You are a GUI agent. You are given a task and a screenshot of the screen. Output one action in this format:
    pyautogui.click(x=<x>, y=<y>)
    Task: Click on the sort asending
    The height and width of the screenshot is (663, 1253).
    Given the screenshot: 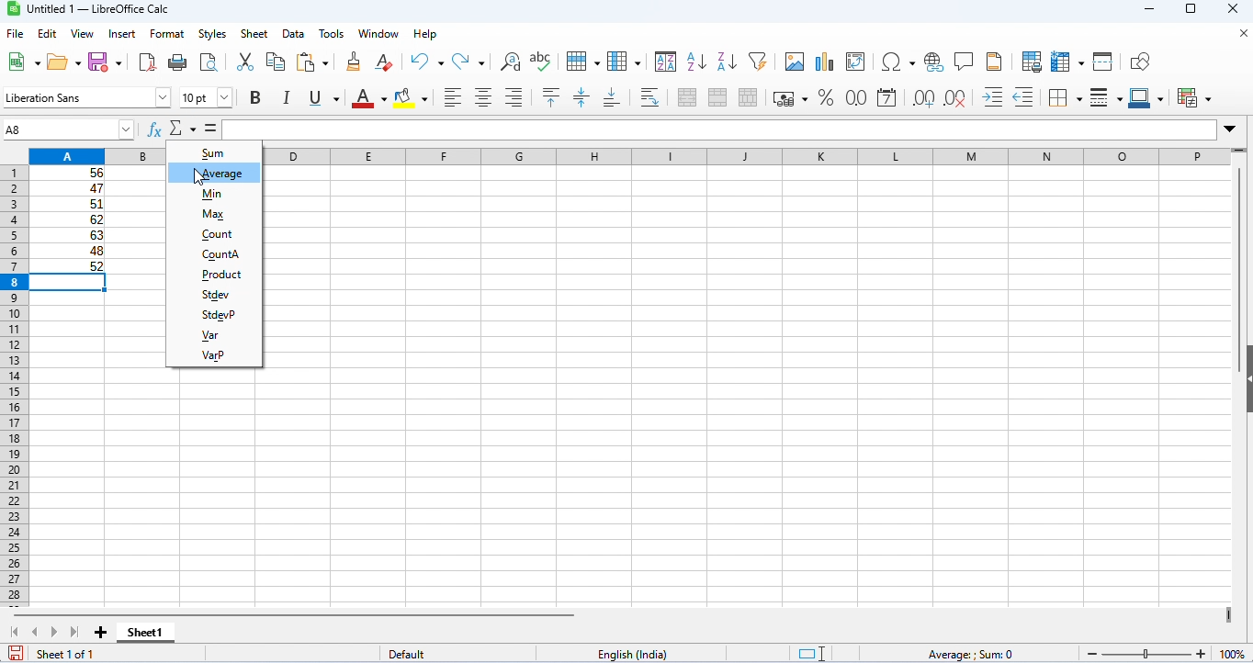 What is the action you would take?
    pyautogui.click(x=695, y=61)
    